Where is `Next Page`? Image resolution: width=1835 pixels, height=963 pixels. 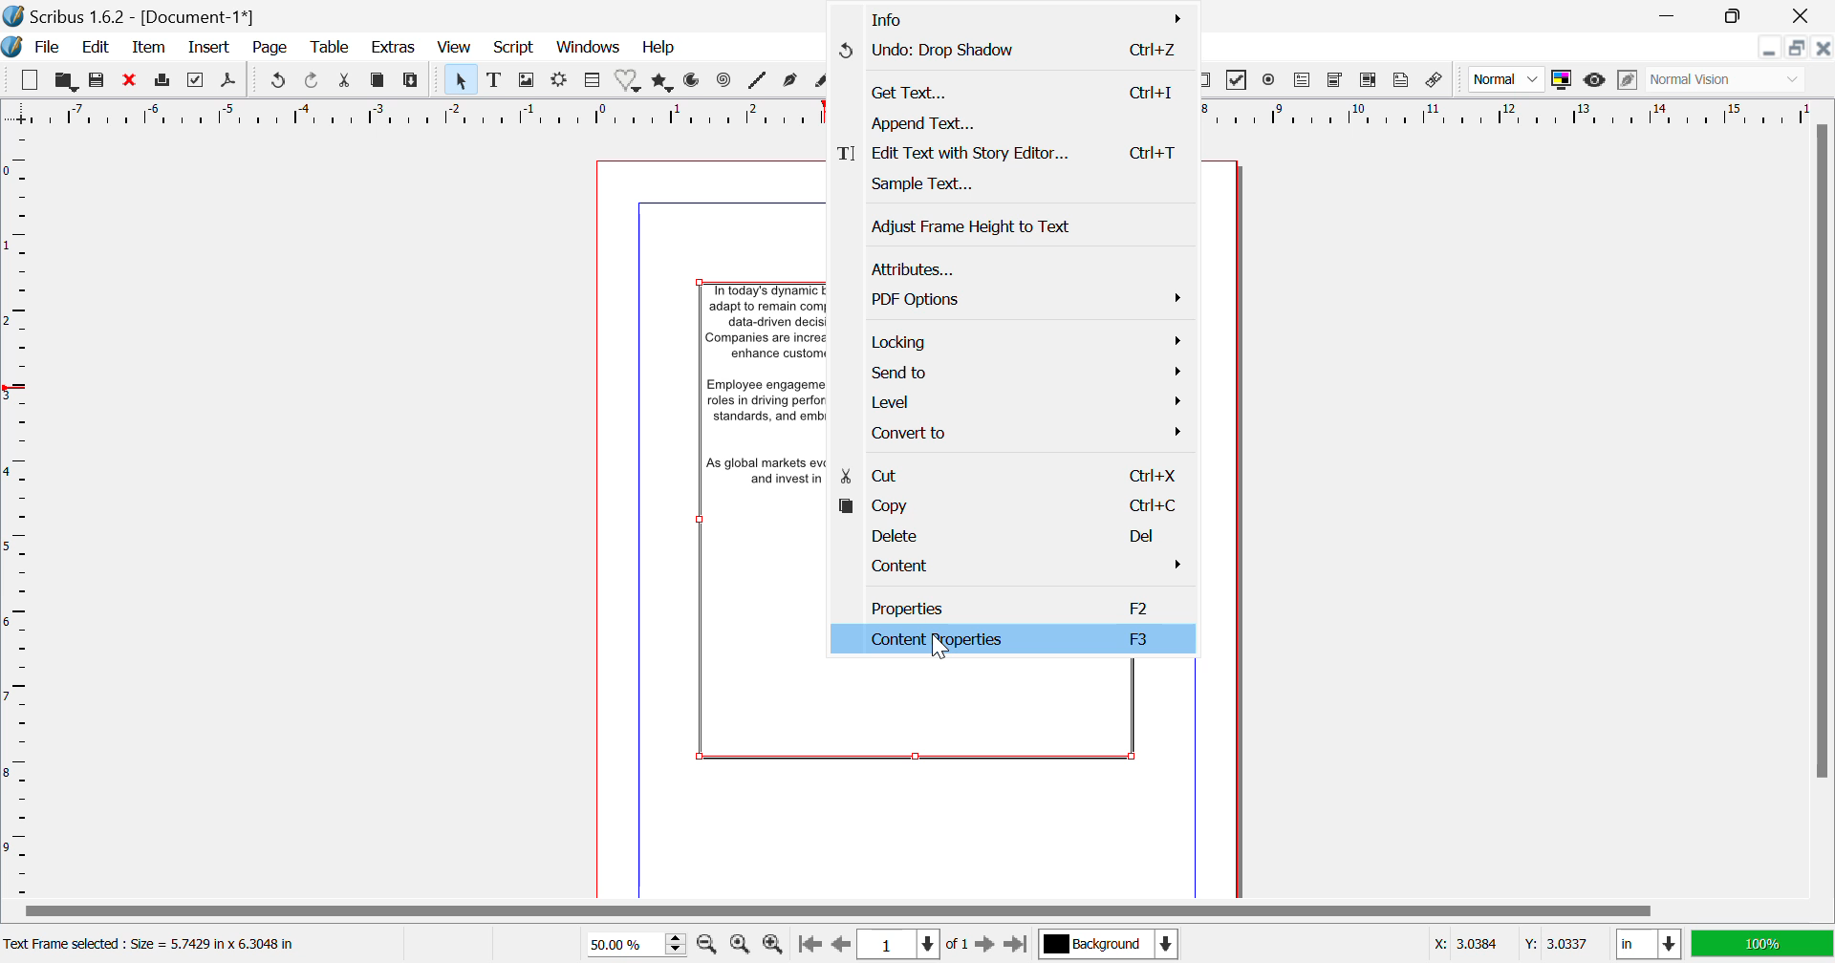 Next Page is located at coordinates (987, 945).